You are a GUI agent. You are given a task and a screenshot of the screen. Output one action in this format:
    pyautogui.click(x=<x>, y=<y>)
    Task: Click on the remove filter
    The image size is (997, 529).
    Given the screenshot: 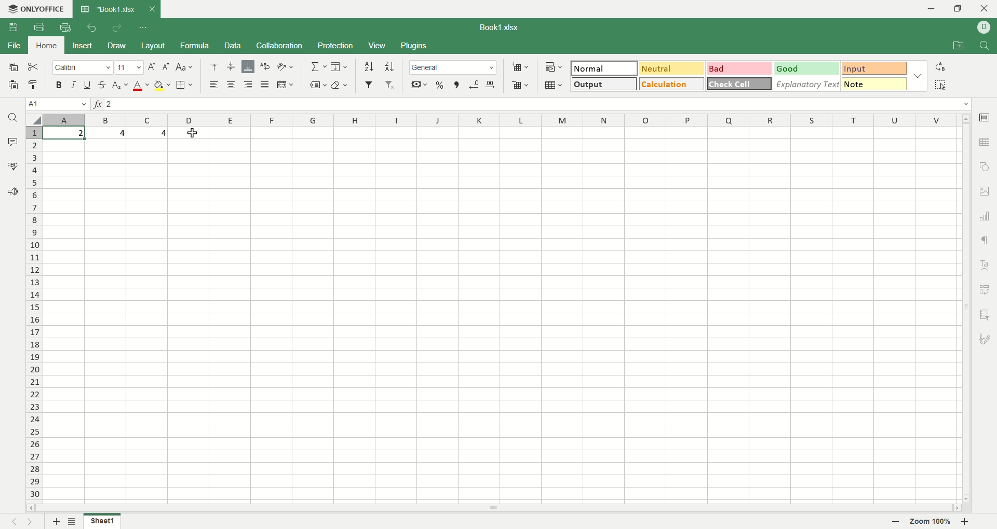 What is the action you would take?
    pyautogui.click(x=389, y=83)
    